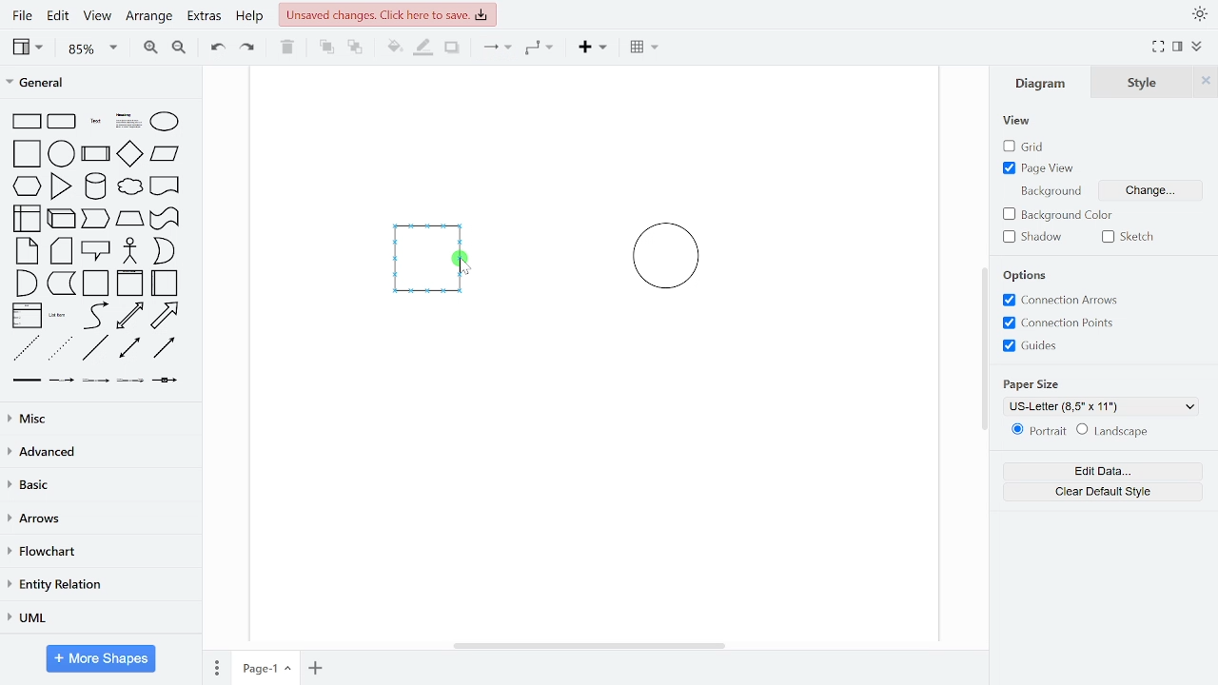 The image size is (1218, 685). What do you see at coordinates (1148, 193) in the screenshot?
I see `change background` at bounding box center [1148, 193].